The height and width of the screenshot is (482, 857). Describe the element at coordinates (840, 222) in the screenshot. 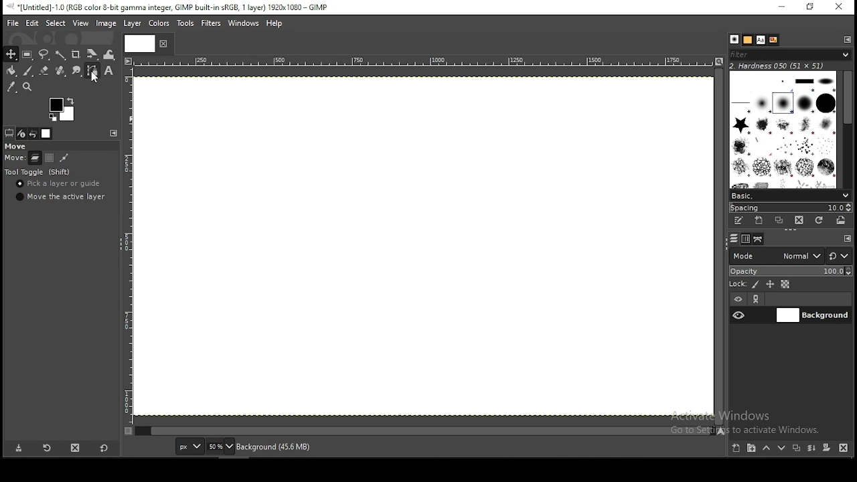

I see `open brush as image` at that location.